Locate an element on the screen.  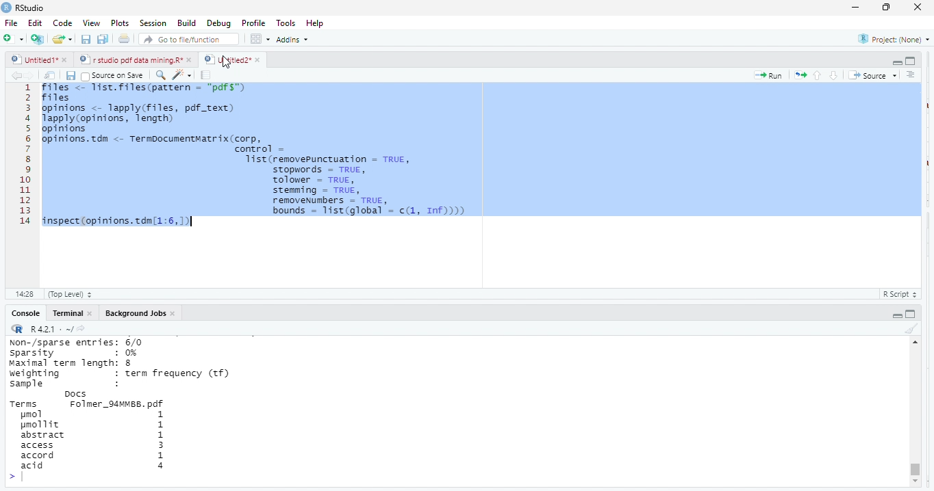
addins is located at coordinates (296, 39).